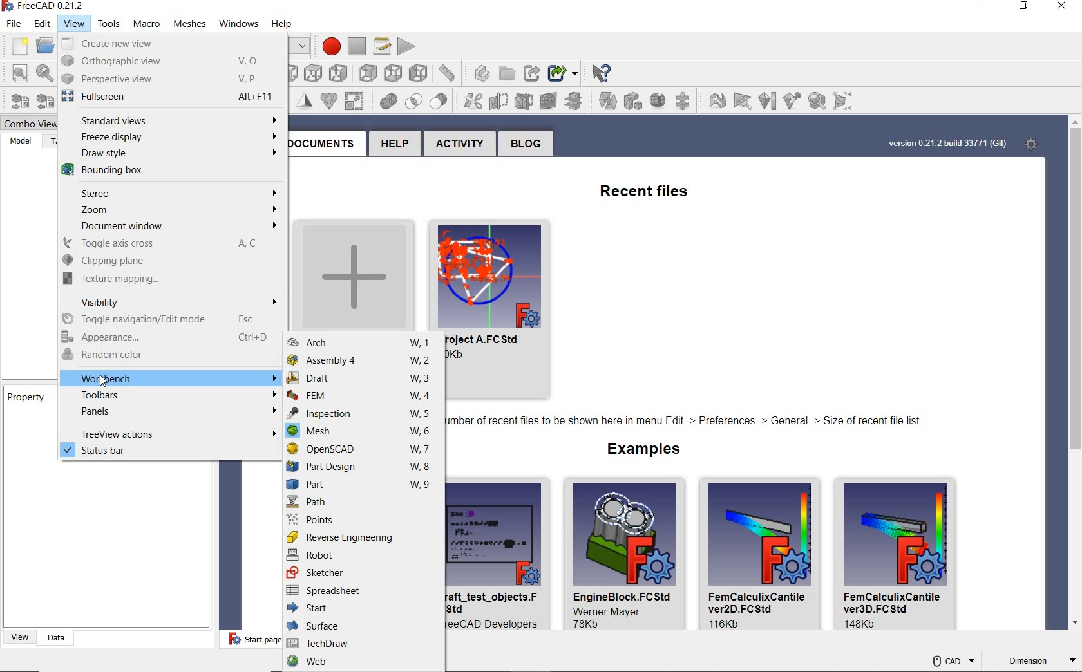 This screenshot has width=1082, height=672. Describe the element at coordinates (985, 8) in the screenshot. I see `minimize` at that location.